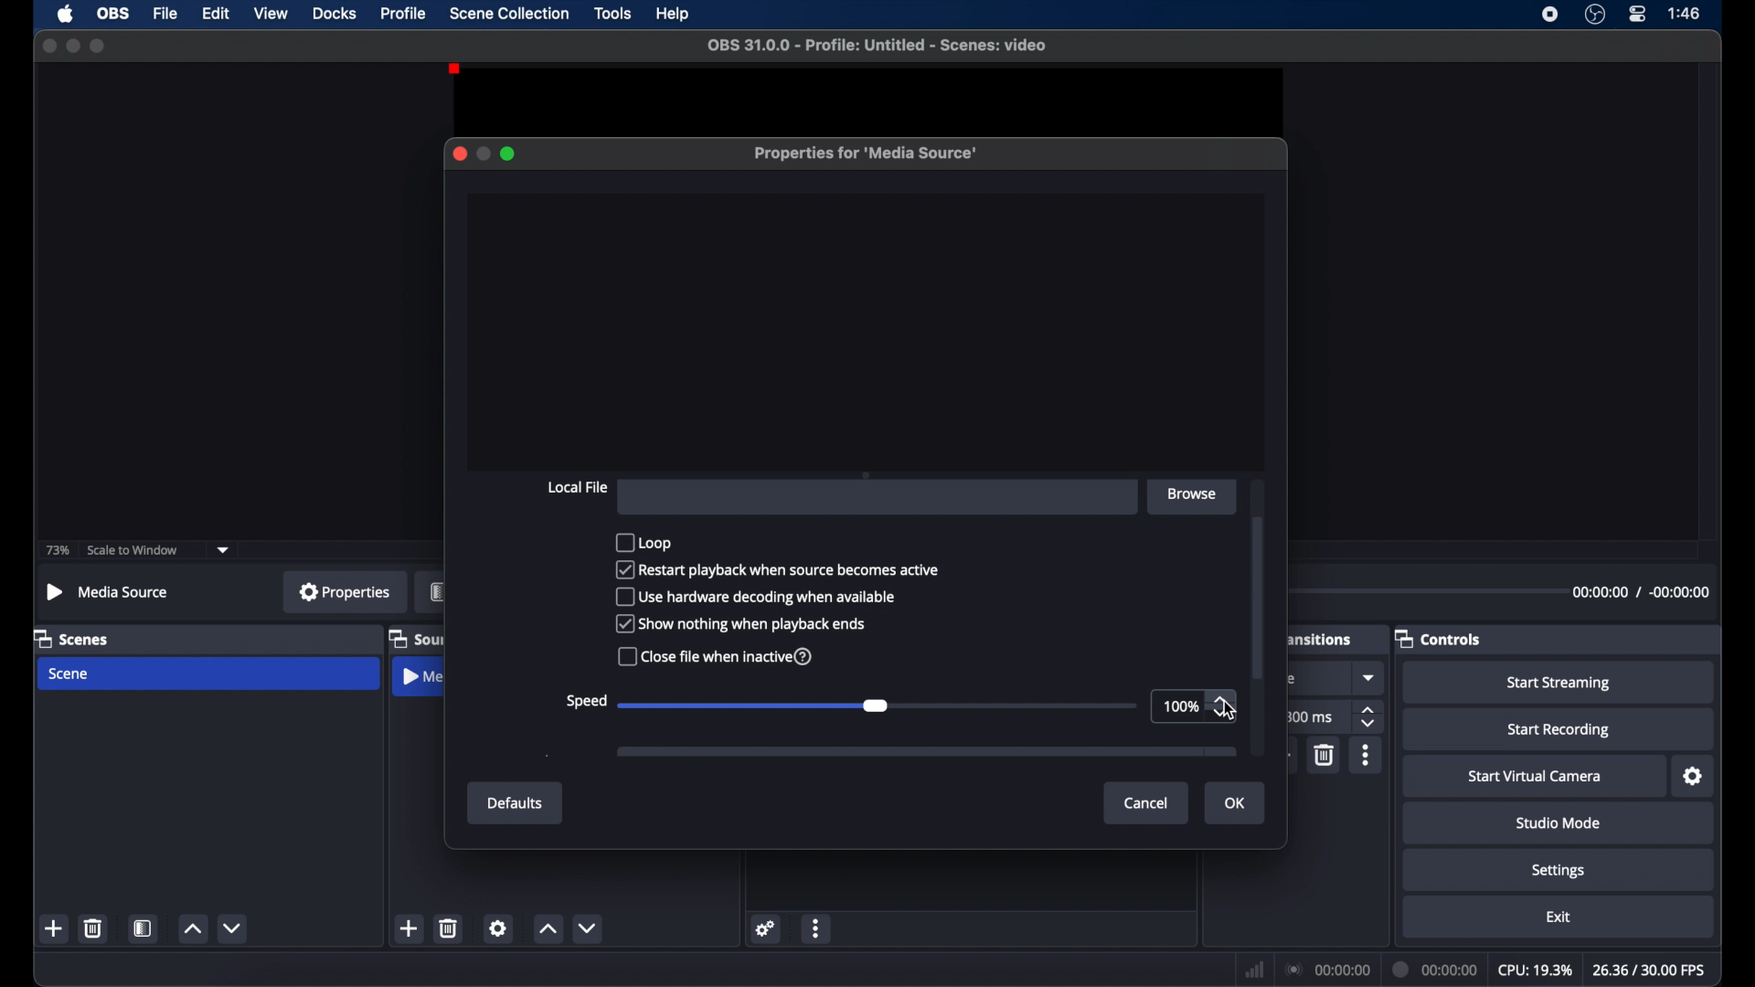 Image resolution: width=1755 pixels, height=987 pixels. What do you see at coordinates (1539, 777) in the screenshot?
I see `start virtual camera` at bounding box center [1539, 777].